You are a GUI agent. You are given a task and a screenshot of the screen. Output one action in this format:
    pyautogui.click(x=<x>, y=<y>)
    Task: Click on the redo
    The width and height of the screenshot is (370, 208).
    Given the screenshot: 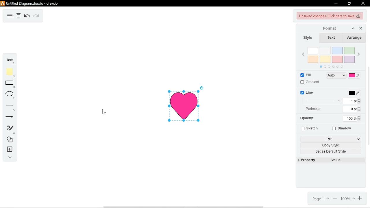 What is the action you would take?
    pyautogui.click(x=36, y=16)
    